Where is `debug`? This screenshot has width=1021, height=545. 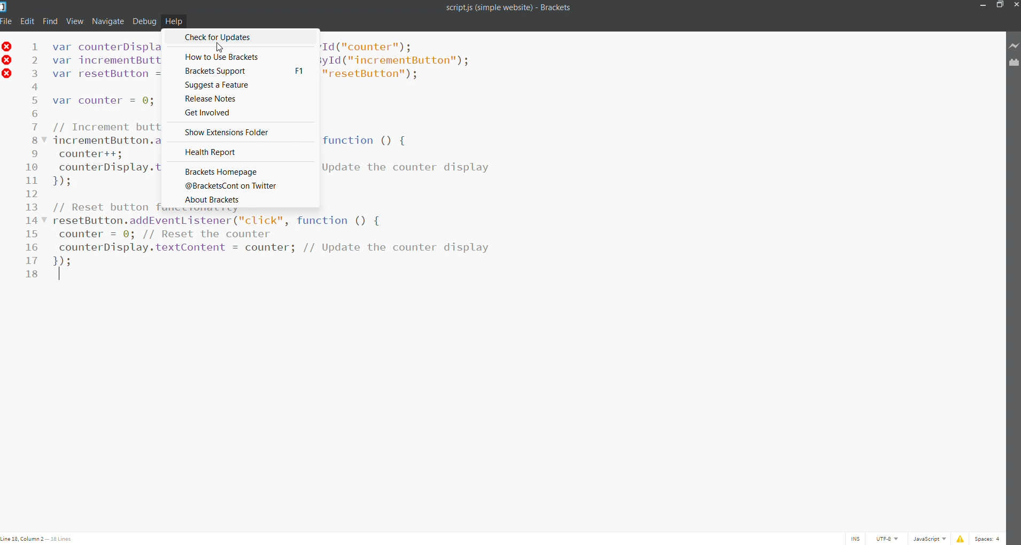 debug is located at coordinates (144, 21).